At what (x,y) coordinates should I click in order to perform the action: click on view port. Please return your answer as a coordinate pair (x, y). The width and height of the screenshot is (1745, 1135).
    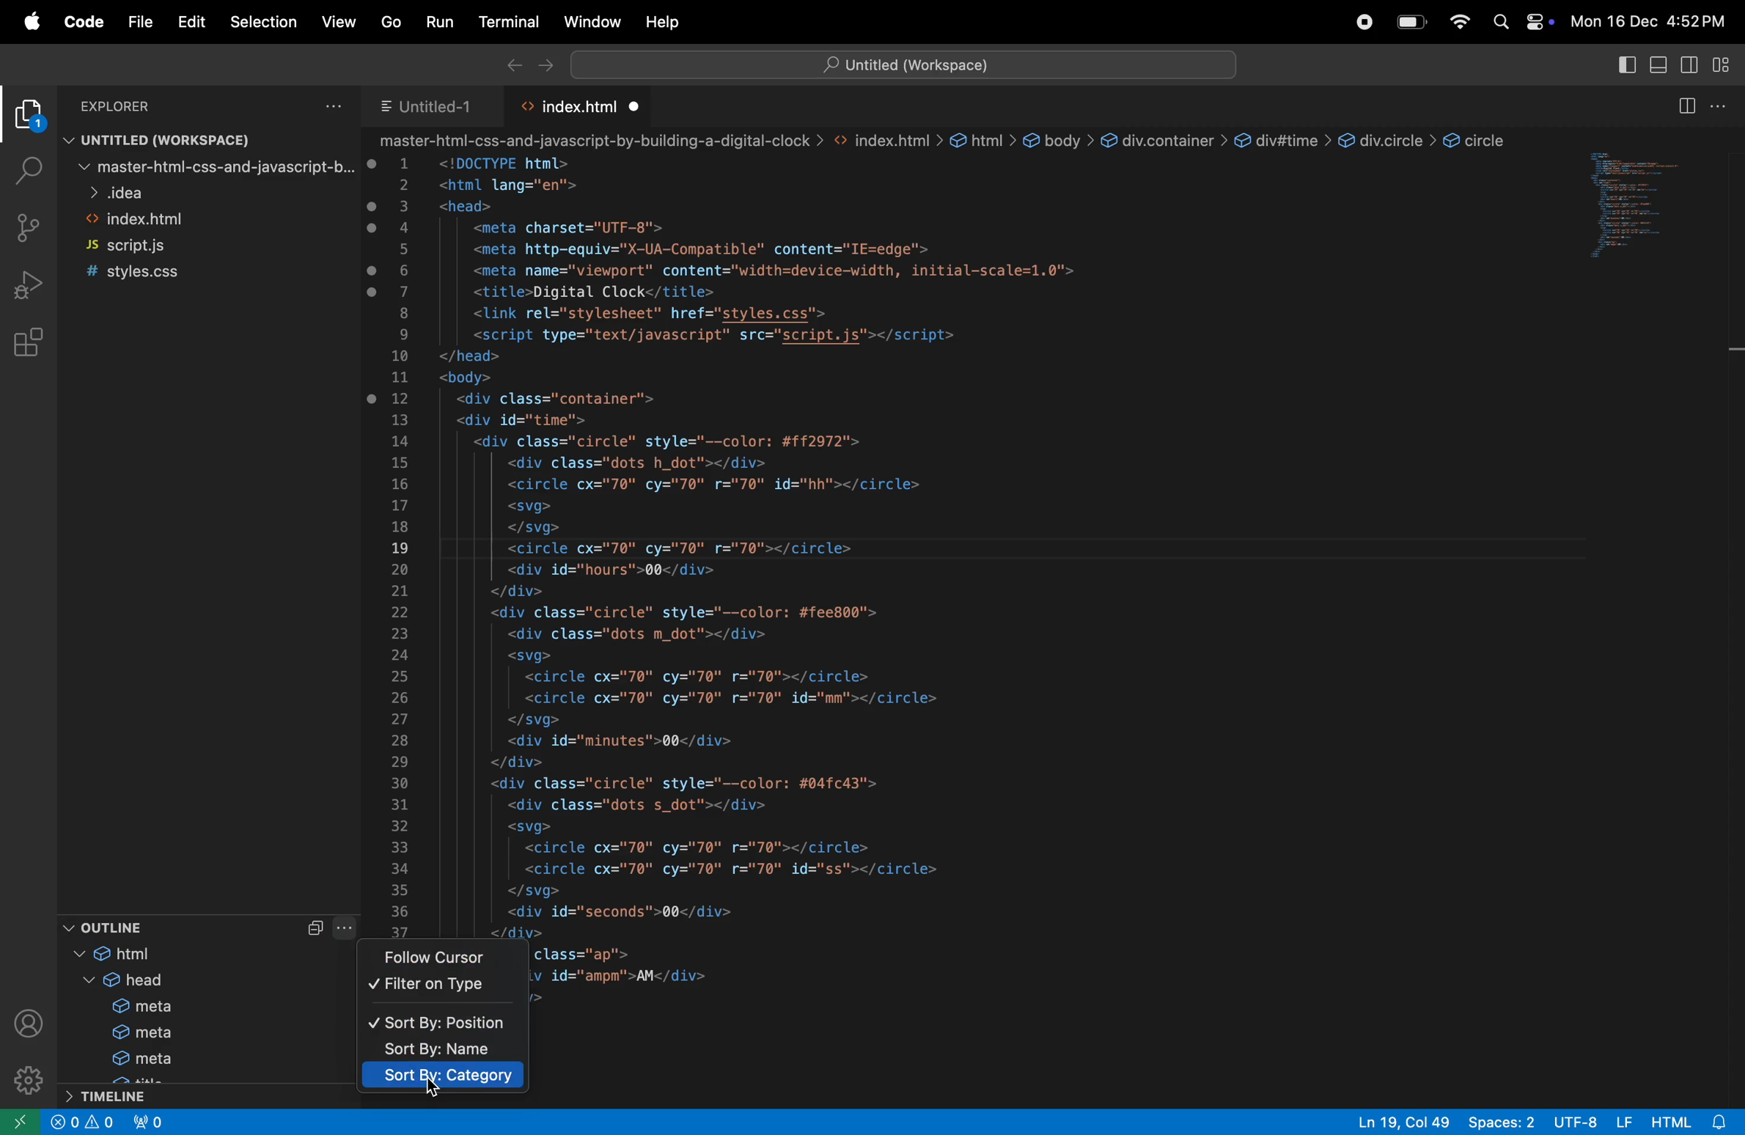
    Looking at the image, I should click on (153, 1122).